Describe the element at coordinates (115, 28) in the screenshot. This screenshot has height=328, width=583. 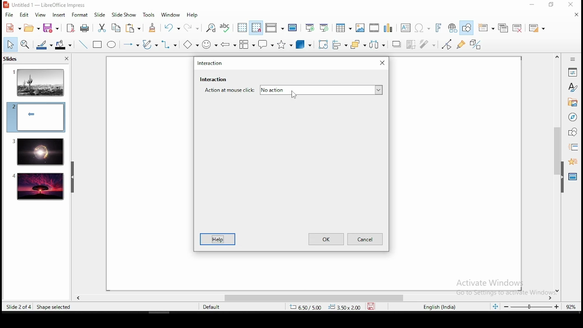
I see `copy` at that location.